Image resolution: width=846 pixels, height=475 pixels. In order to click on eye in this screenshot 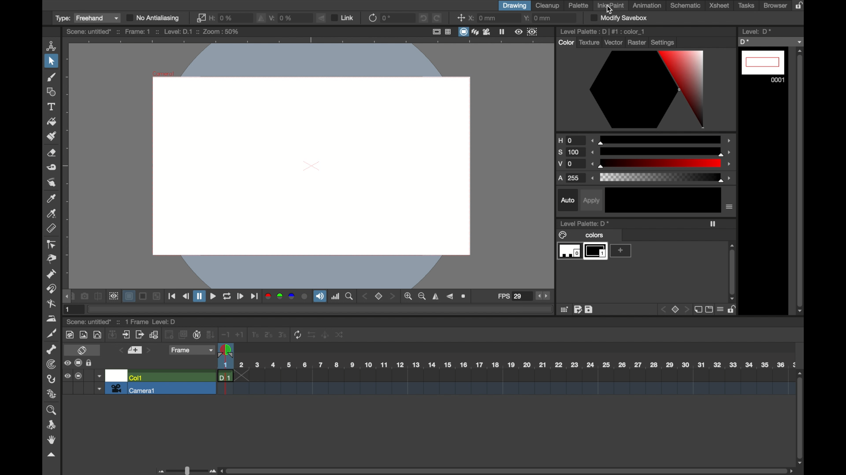, I will do `click(67, 363)`.